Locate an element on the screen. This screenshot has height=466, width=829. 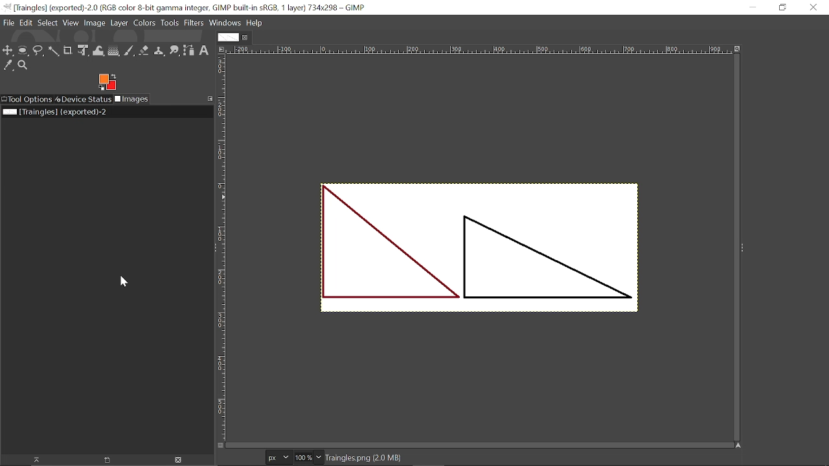
Device status is located at coordinates (84, 99).